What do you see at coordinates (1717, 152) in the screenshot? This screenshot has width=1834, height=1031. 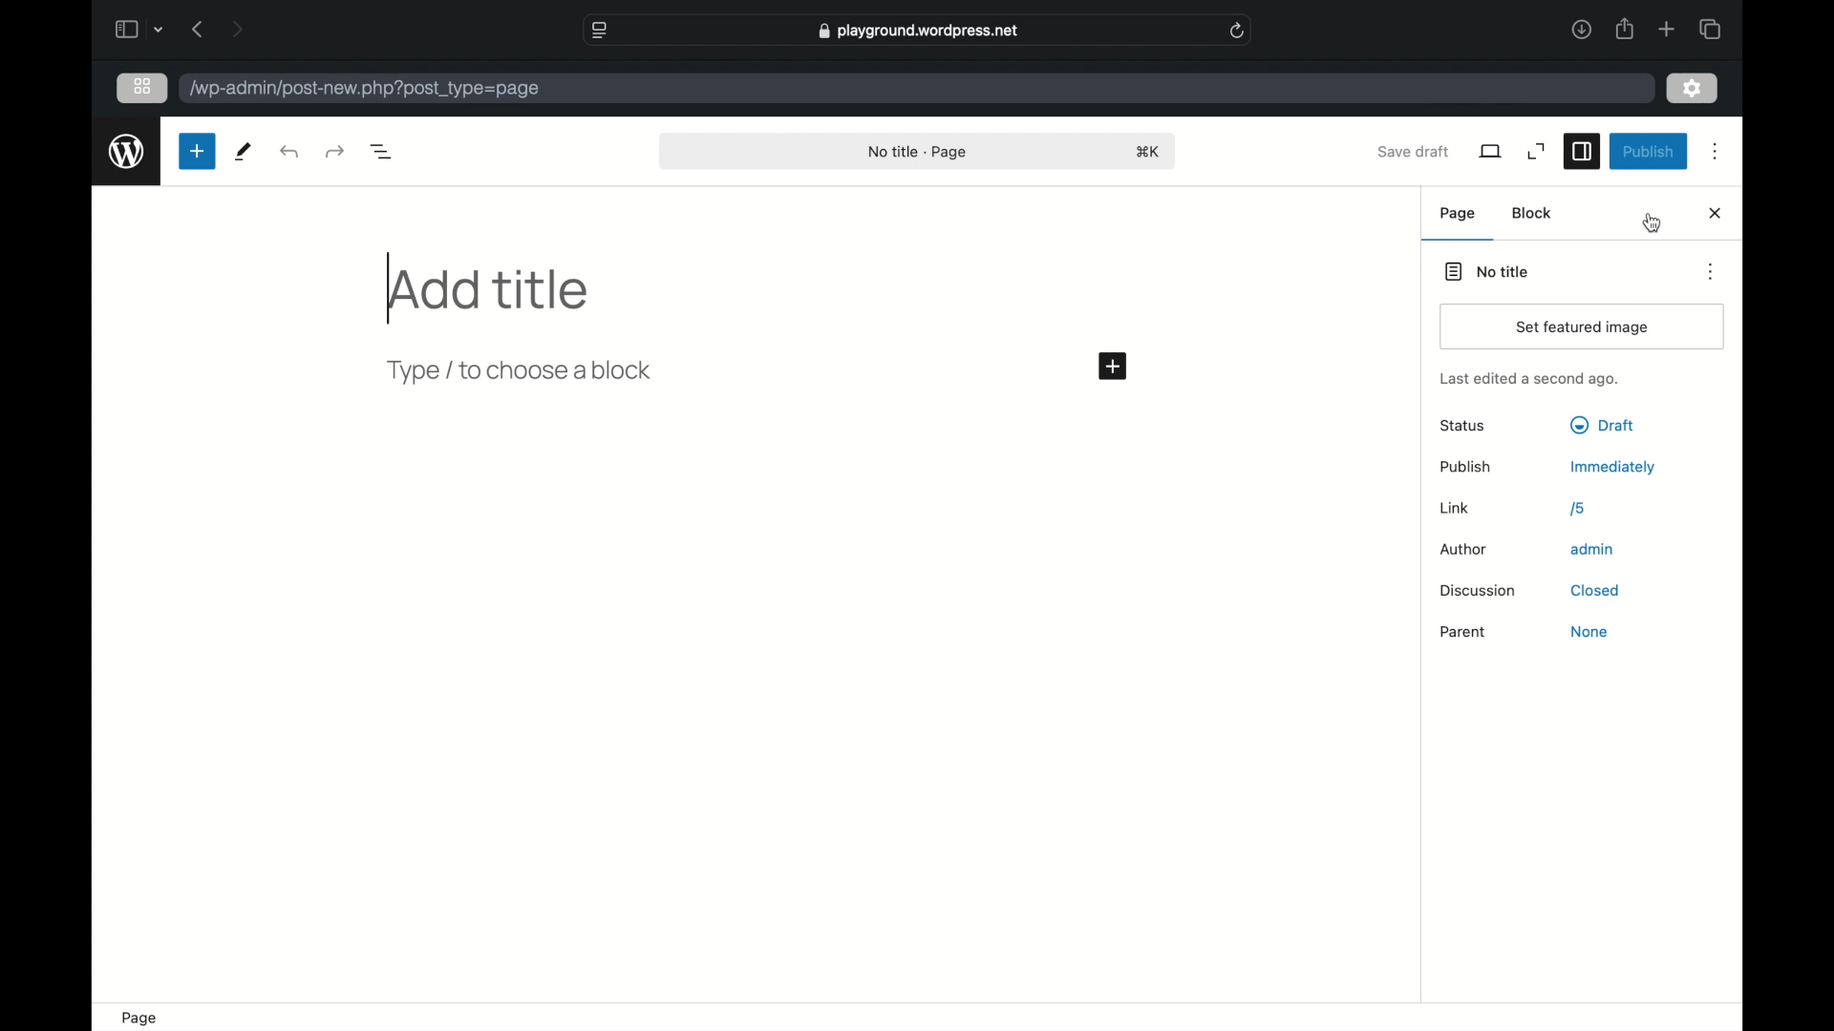 I see `more options` at bounding box center [1717, 152].